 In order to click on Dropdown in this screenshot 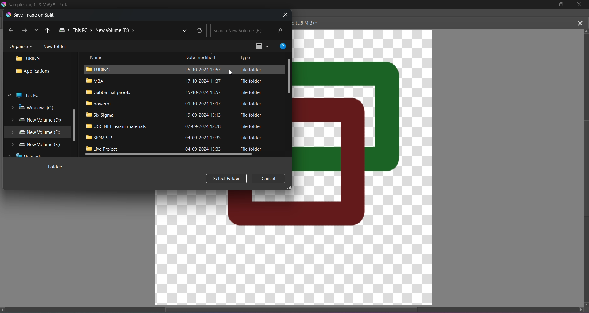, I will do `click(37, 30)`.